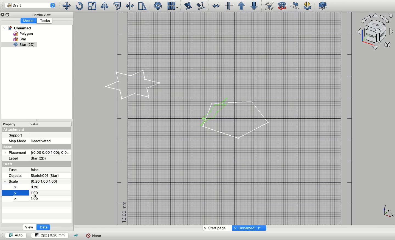 Image resolution: width=395 pixels, height=240 pixels. Describe the element at coordinates (15, 181) in the screenshot. I see `Scale` at that location.